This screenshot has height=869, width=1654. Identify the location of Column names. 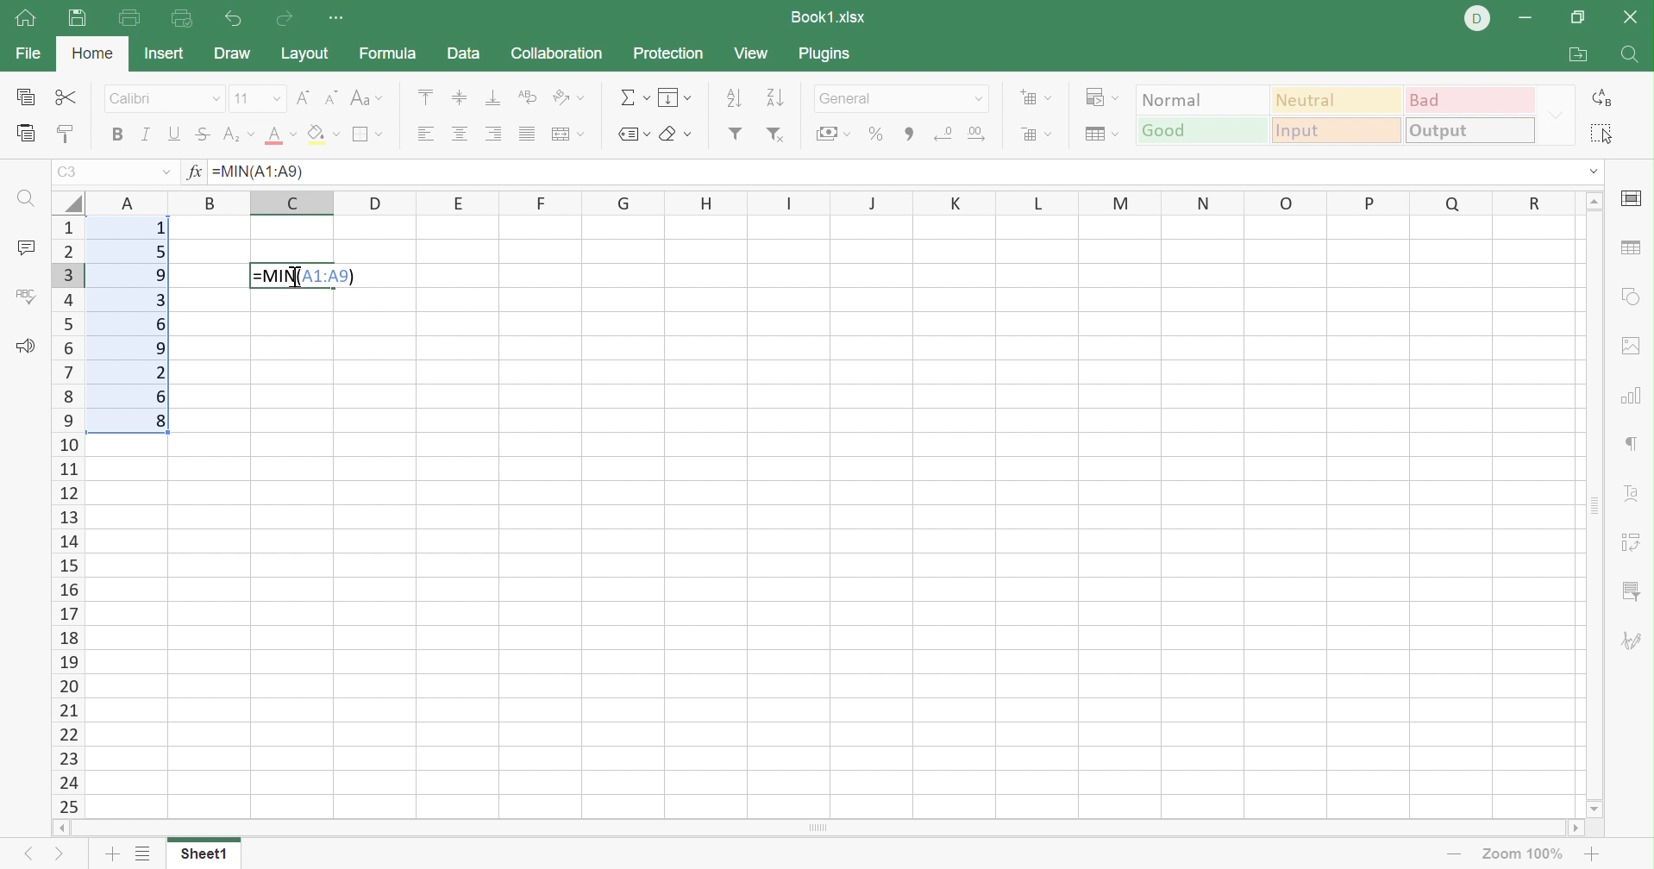
(830, 202).